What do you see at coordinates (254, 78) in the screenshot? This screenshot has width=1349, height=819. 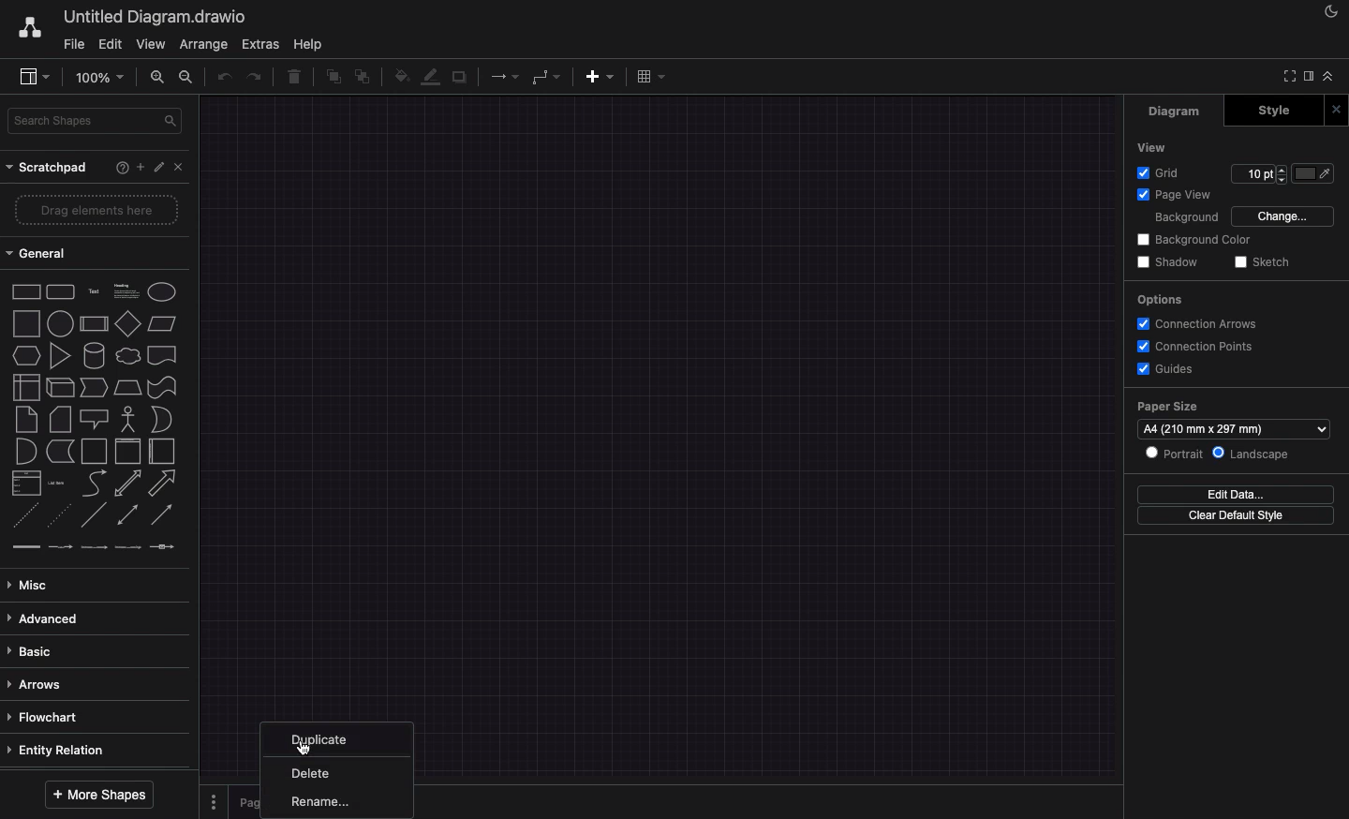 I see `redo` at bounding box center [254, 78].